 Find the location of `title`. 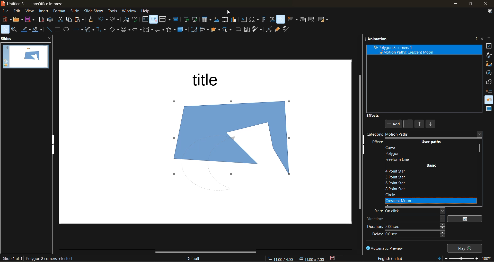

title is located at coordinates (206, 79).